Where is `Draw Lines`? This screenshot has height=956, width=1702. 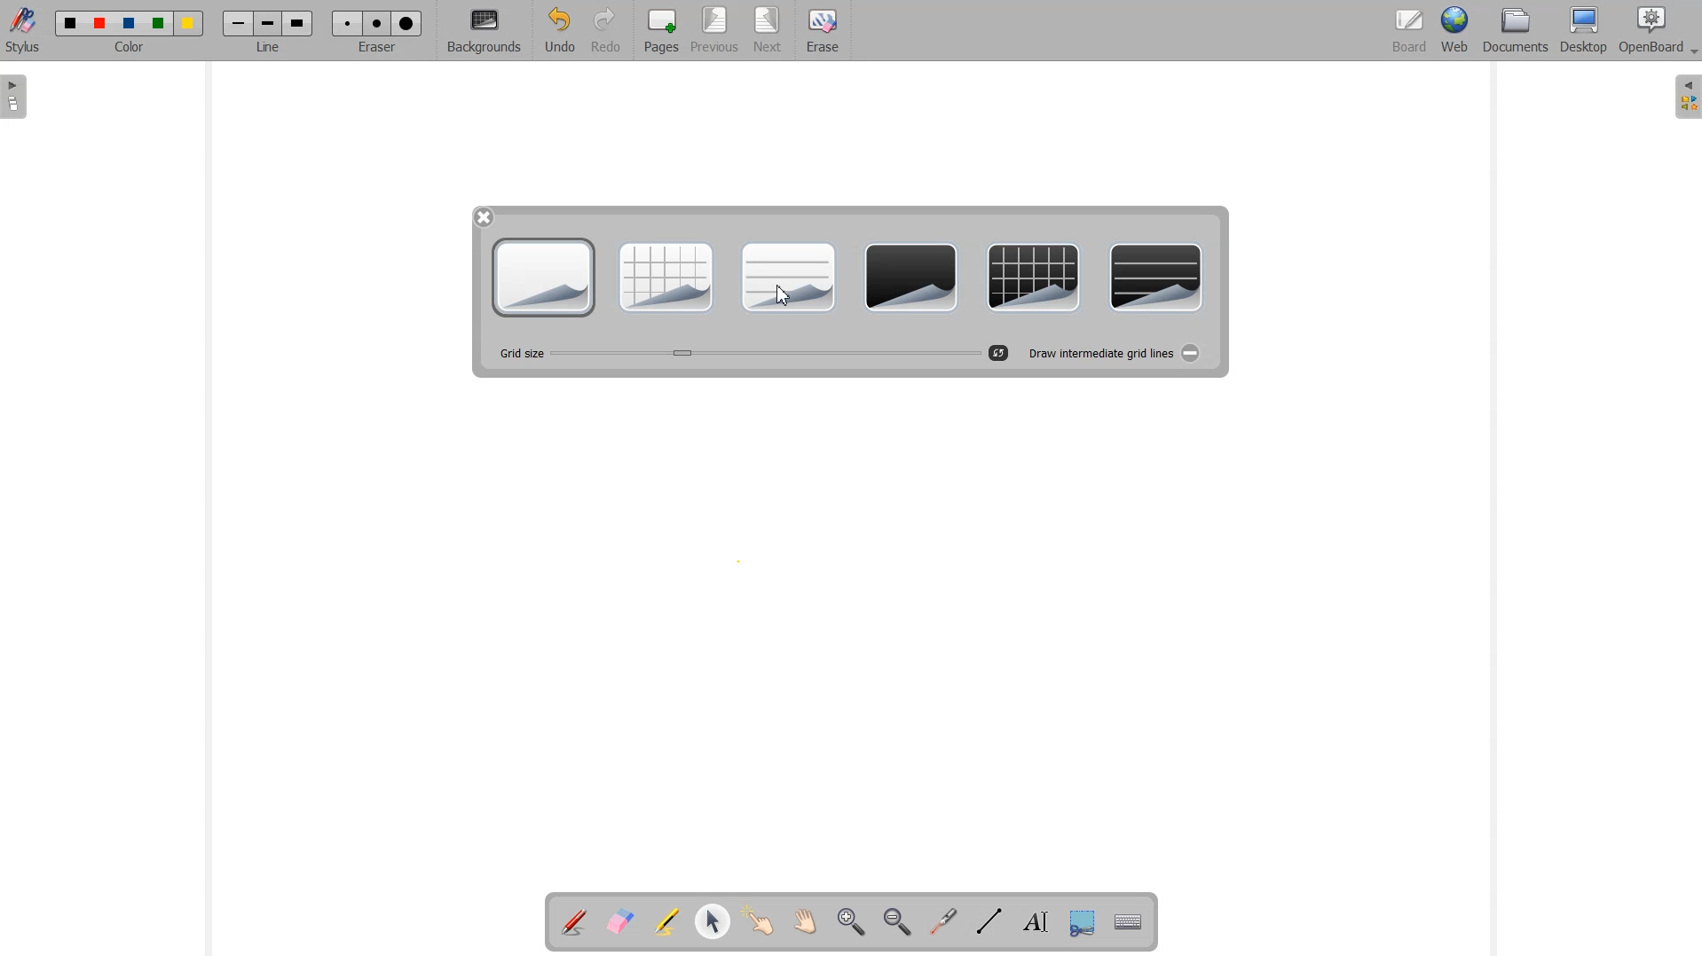 Draw Lines is located at coordinates (989, 922).